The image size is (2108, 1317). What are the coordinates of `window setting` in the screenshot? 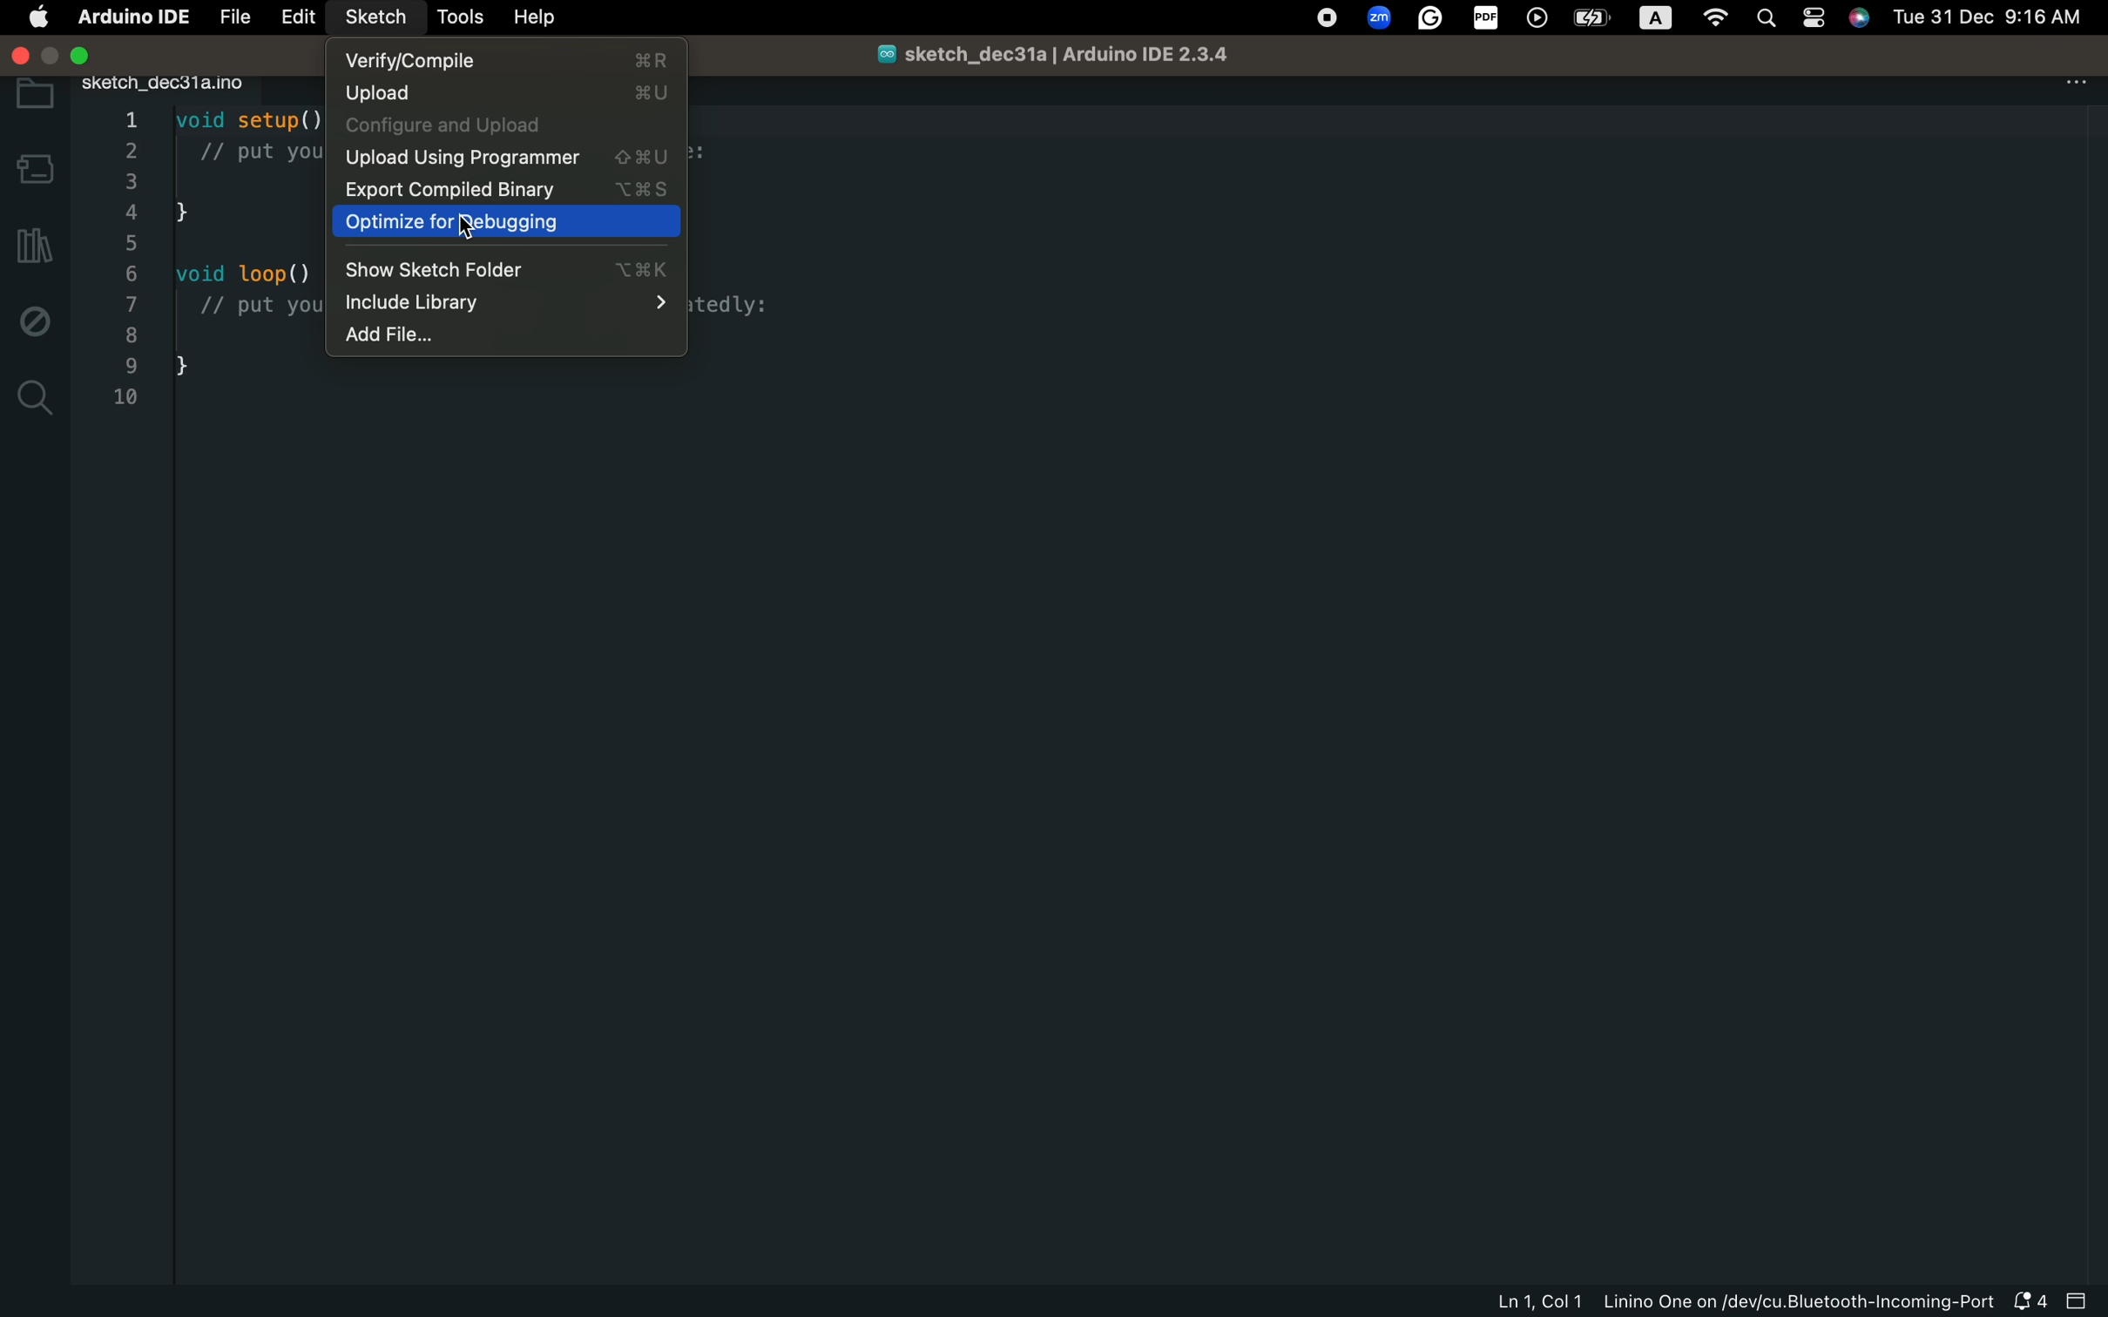 It's located at (101, 54).